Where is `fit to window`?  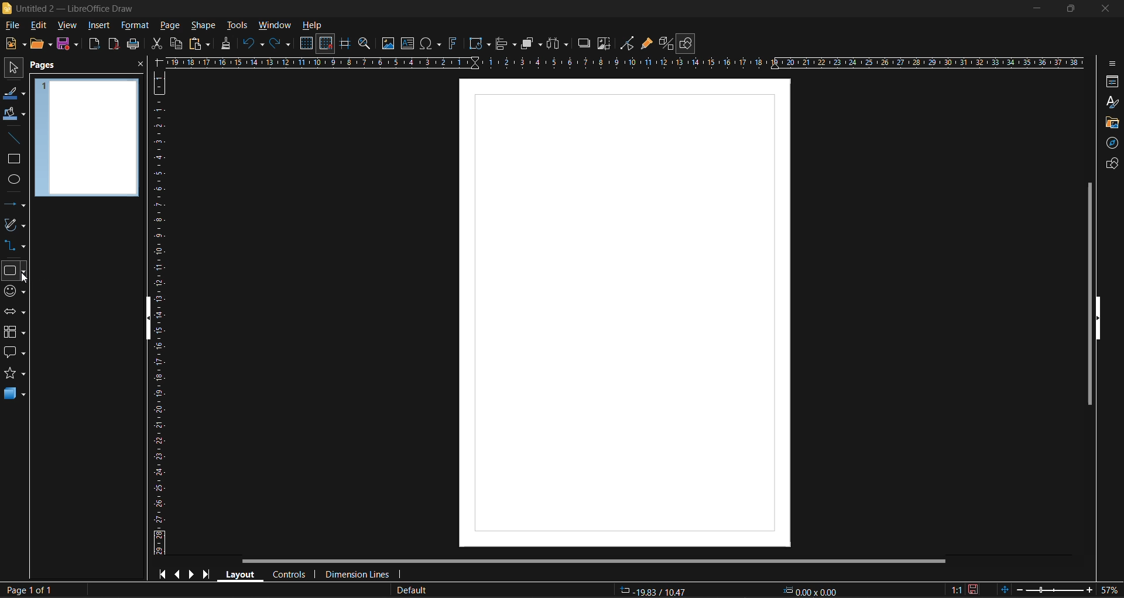
fit to window is located at coordinates (1004, 589).